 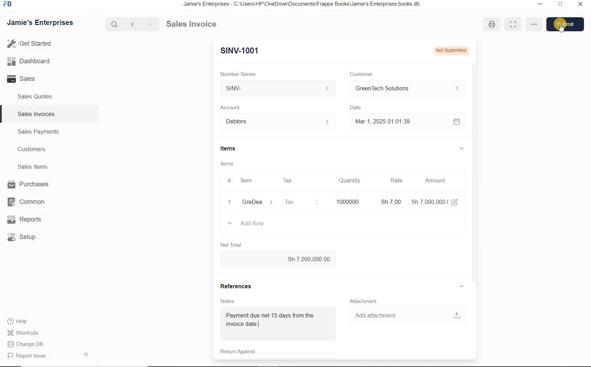 I want to click on Get Started, so click(x=30, y=44).